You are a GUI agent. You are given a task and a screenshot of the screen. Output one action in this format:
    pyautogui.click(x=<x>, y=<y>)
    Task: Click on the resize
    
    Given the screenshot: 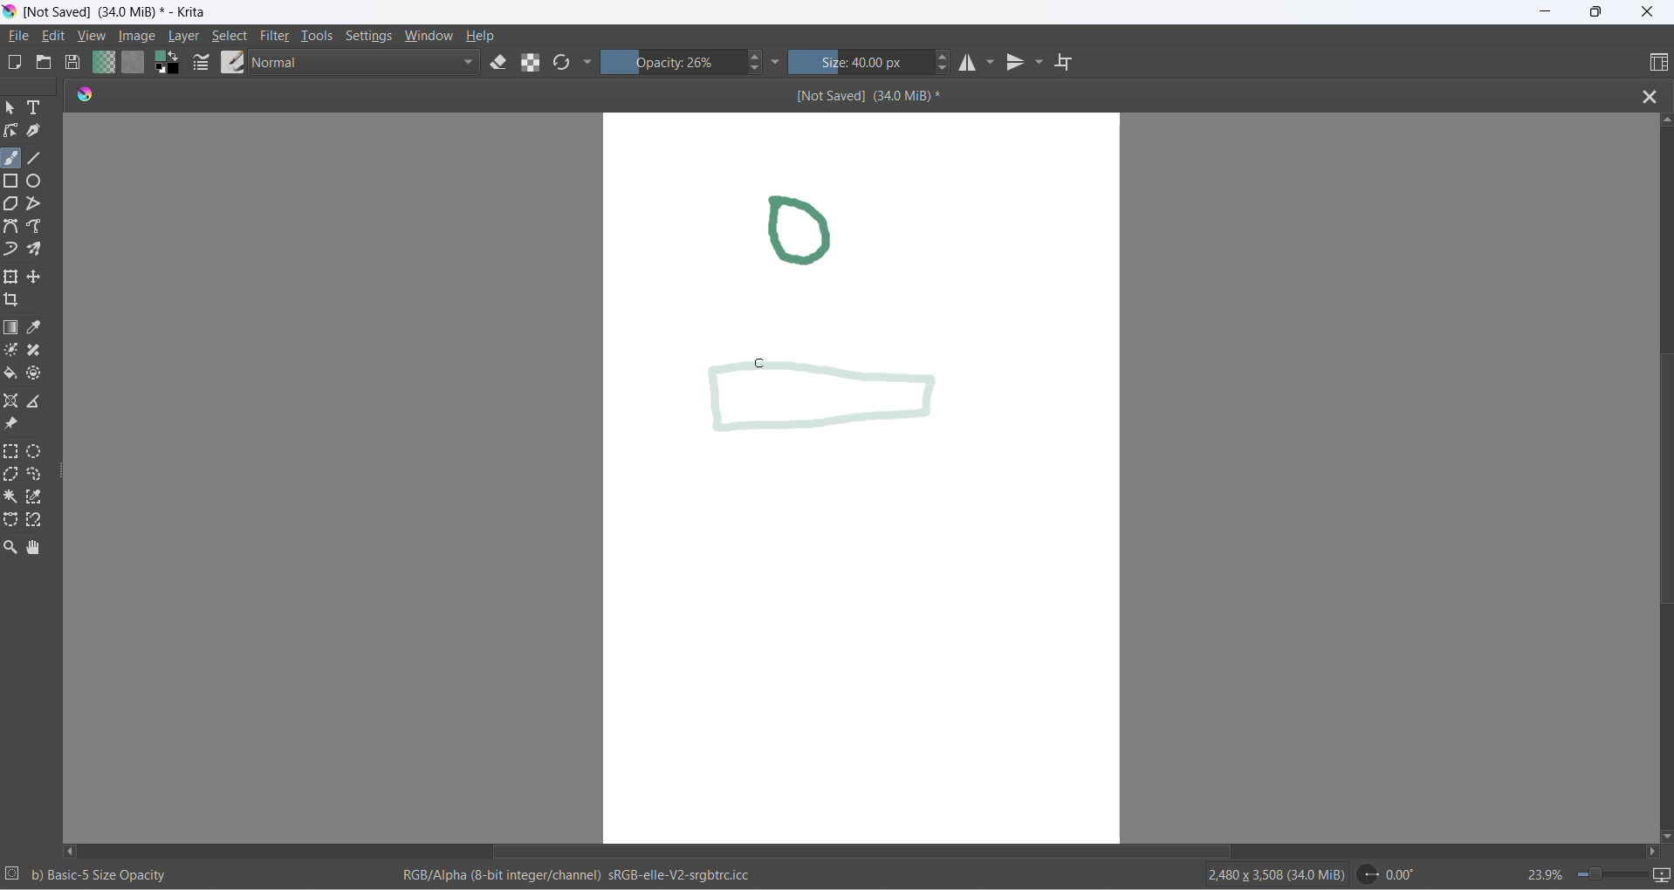 What is the action you would take?
    pyautogui.click(x=64, y=469)
    